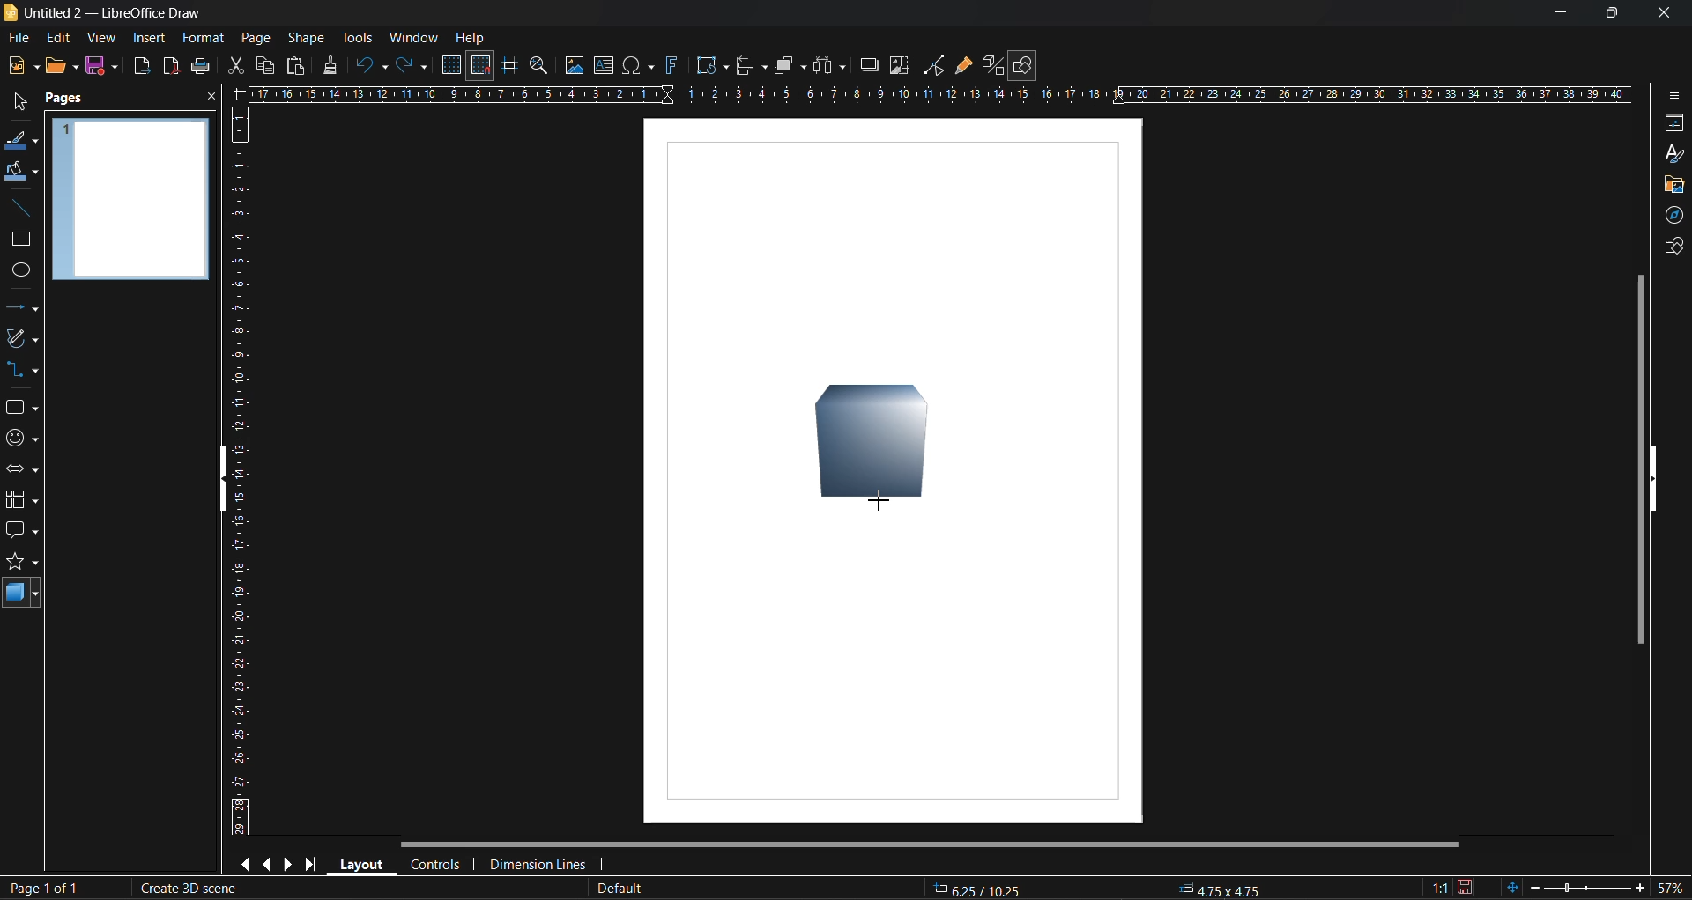 The height and width of the screenshot is (900, 1692). I want to click on properties, so click(1671, 124).